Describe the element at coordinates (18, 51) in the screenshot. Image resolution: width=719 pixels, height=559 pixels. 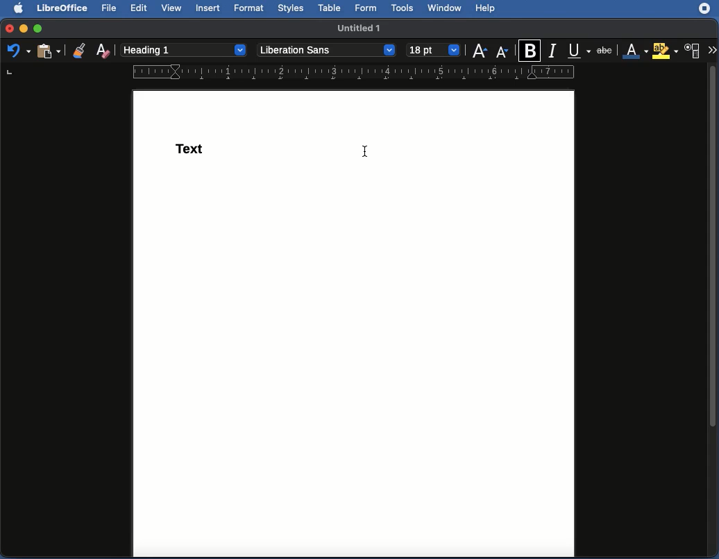
I see `Undo` at that location.